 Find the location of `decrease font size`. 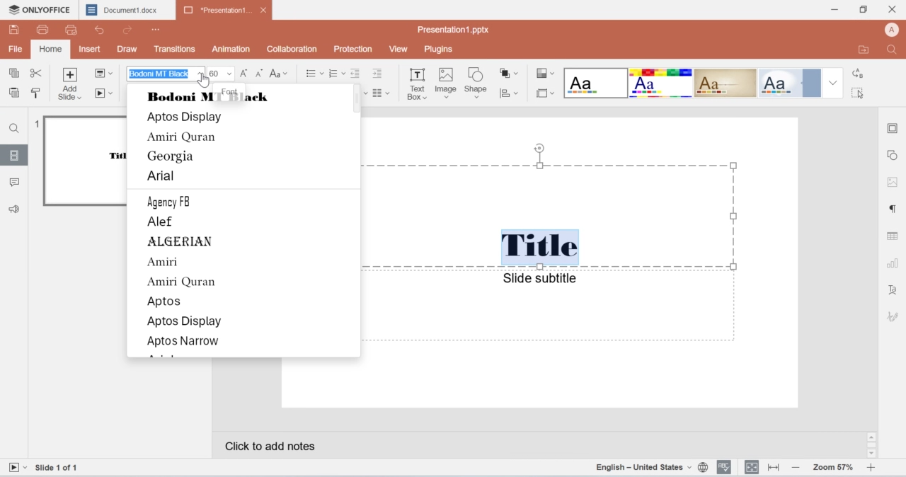

decrease font size is located at coordinates (259, 74).